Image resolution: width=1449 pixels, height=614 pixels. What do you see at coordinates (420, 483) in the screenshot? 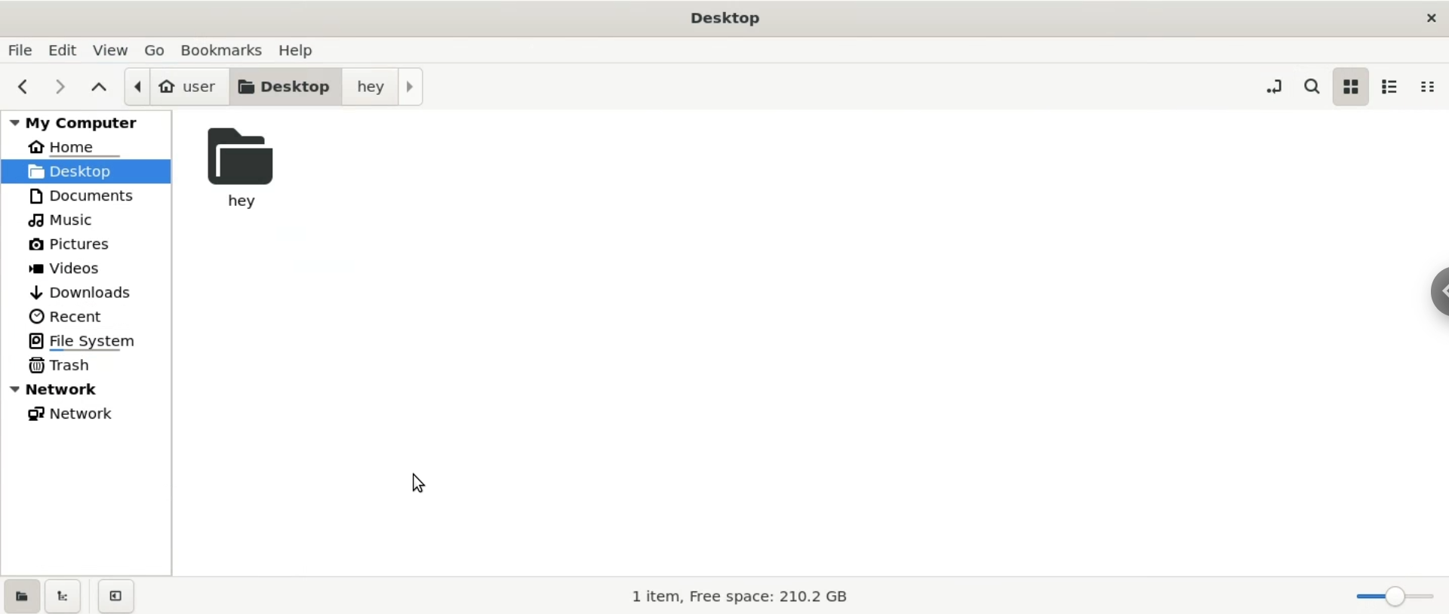
I see `cursor` at bounding box center [420, 483].